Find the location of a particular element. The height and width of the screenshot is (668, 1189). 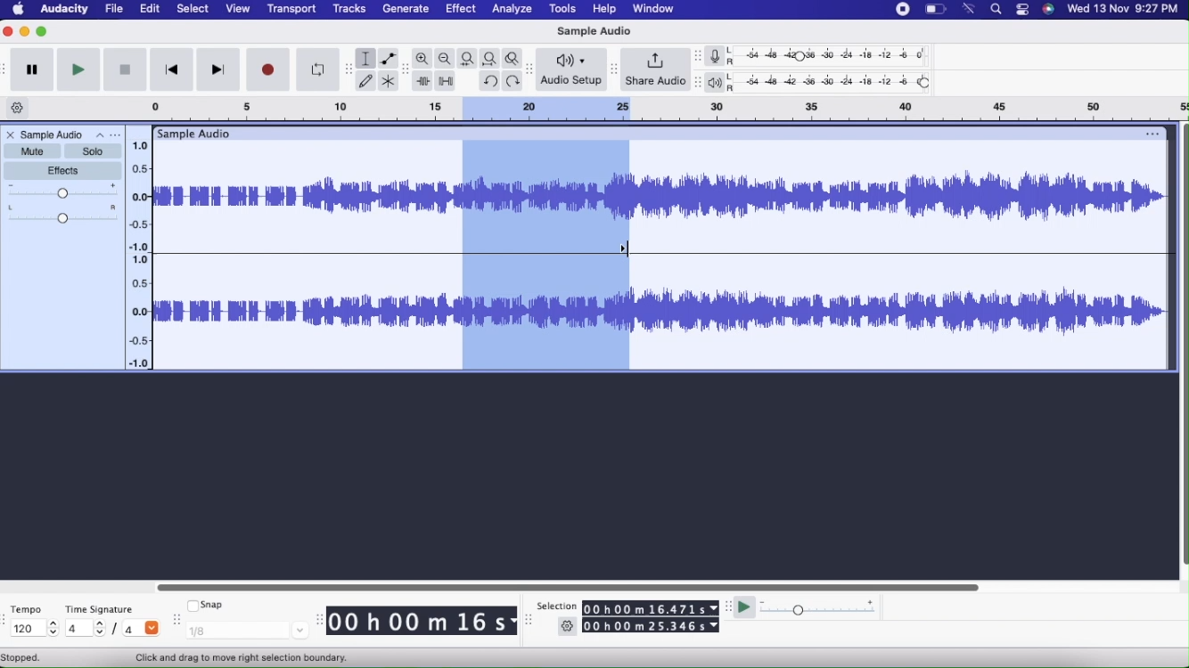

Slider is located at coordinates (566, 585).